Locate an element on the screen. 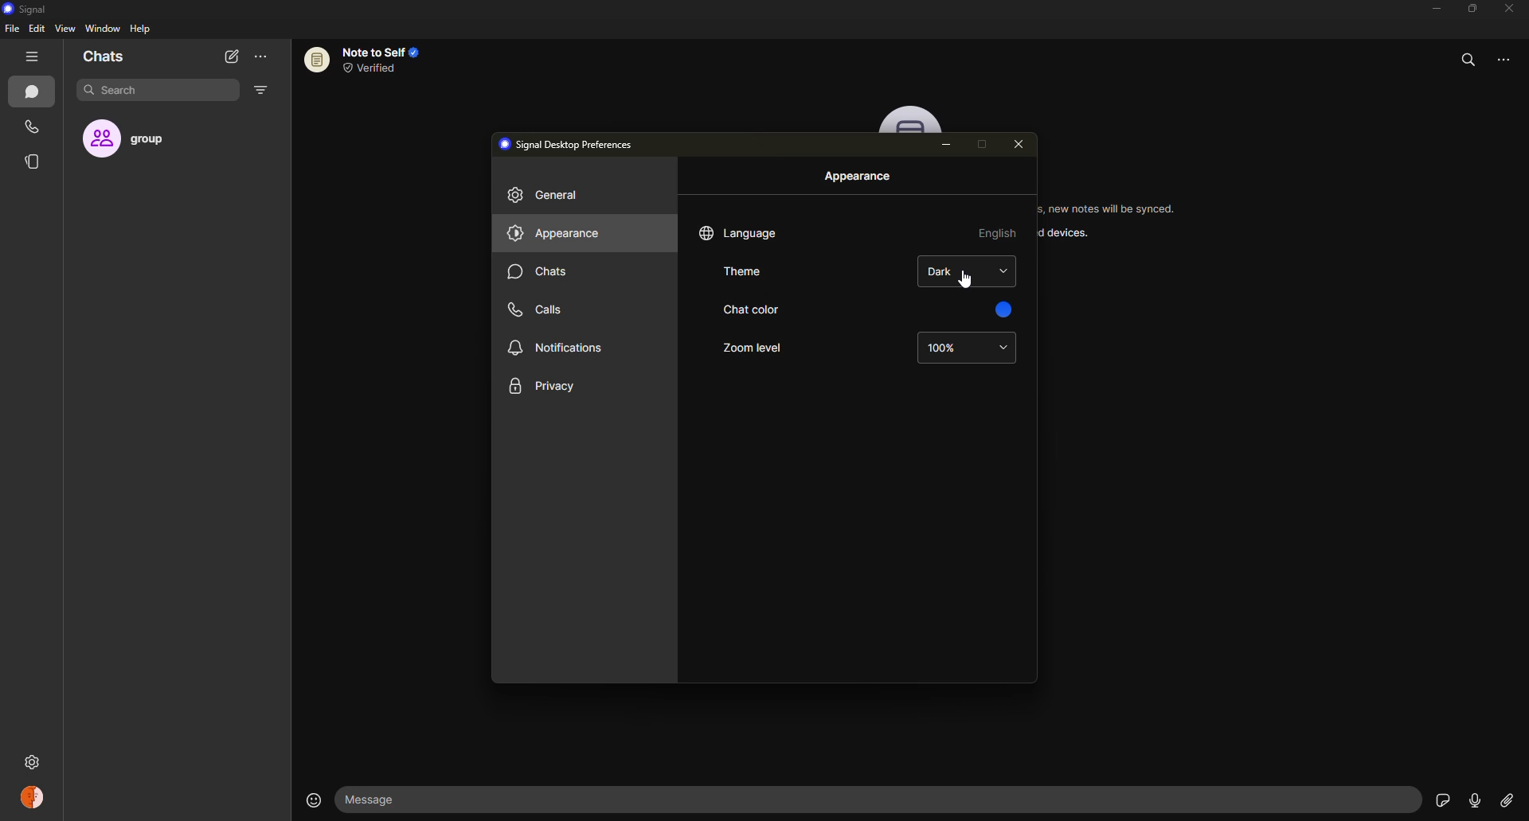  chats is located at coordinates (540, 270).